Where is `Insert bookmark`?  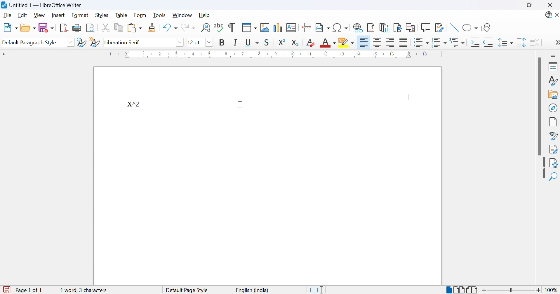 Insert bookmark is located at coordinates (398, 28).